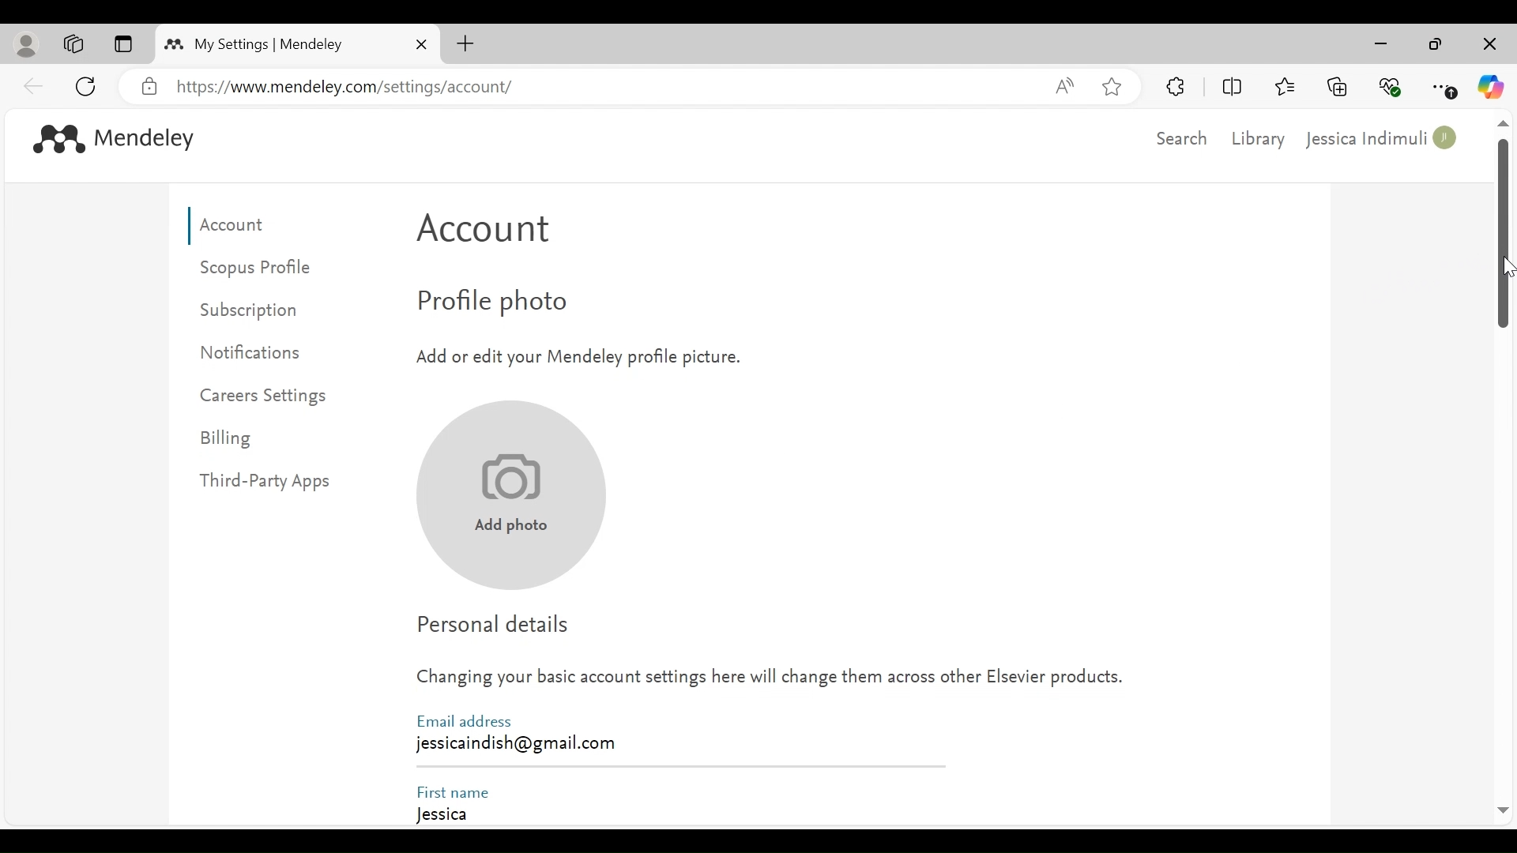 The width and height of the screenshot is (1517, 853). I want to click on Reload, so click(88, 85).